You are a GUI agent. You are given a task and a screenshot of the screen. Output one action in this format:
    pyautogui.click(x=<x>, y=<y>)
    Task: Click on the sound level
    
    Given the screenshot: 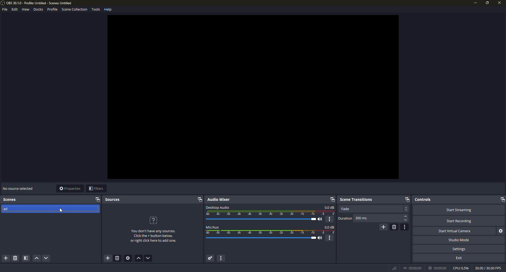 What is the action you would take?
    pyautogui.click(x=262, y=238)
    